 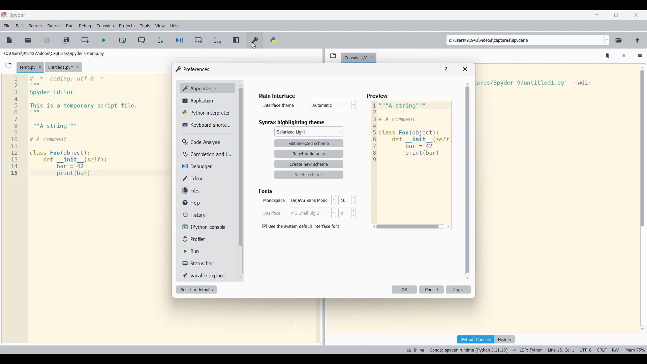 What do you see at coordinates (27, 67) in the screenshot?
I see `Current tab` at bounding box center [27, 67].